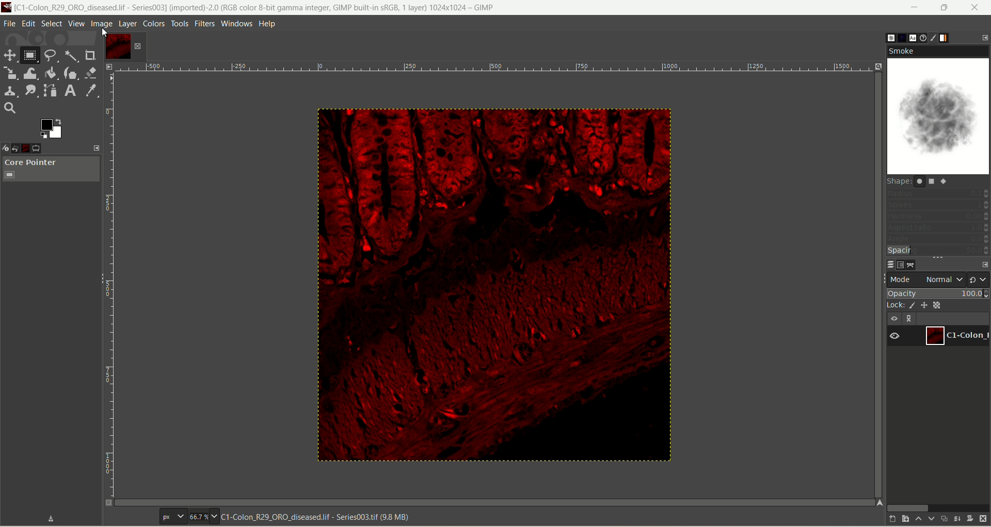 This screenshot has width=991, height=527. What do you see at coordinates (107, 29) in the screenshot?
I see `cursor` at bounding box center [107, 29].